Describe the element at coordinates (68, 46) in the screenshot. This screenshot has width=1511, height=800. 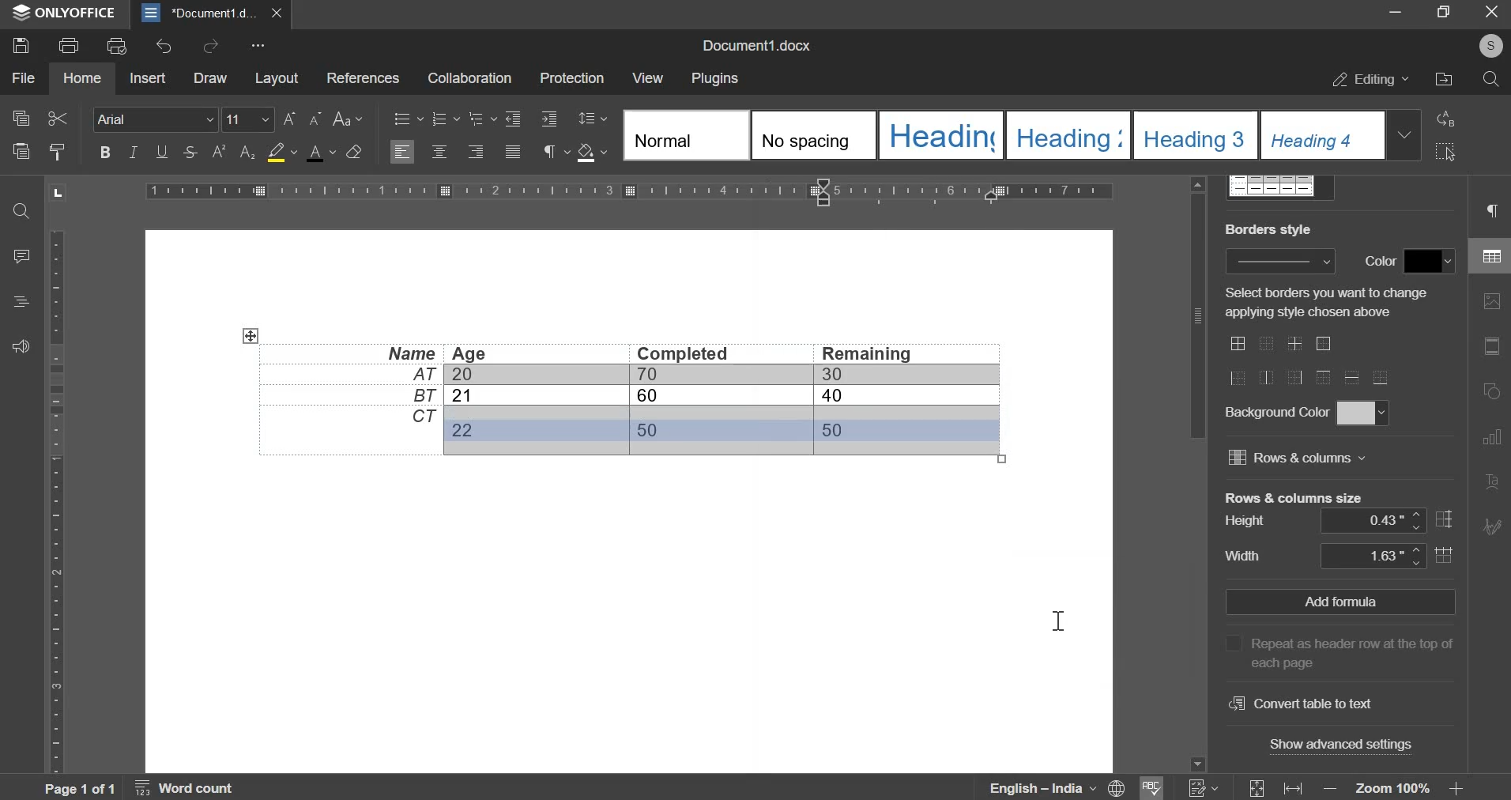
I see `print` at that location.